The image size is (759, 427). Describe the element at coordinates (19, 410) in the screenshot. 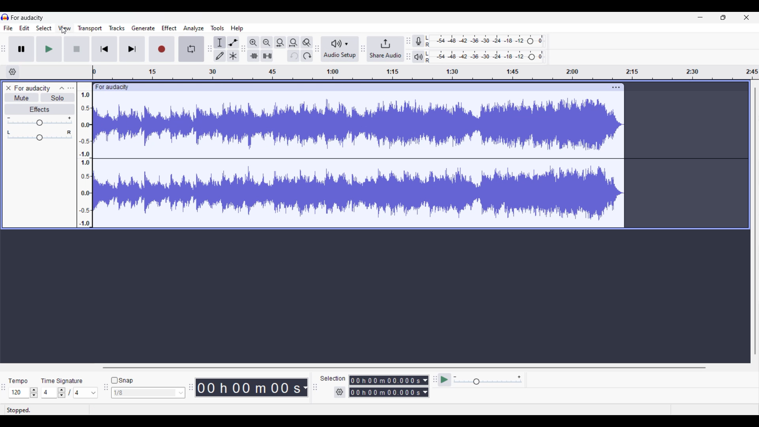

I see `Current status of track` at that location.